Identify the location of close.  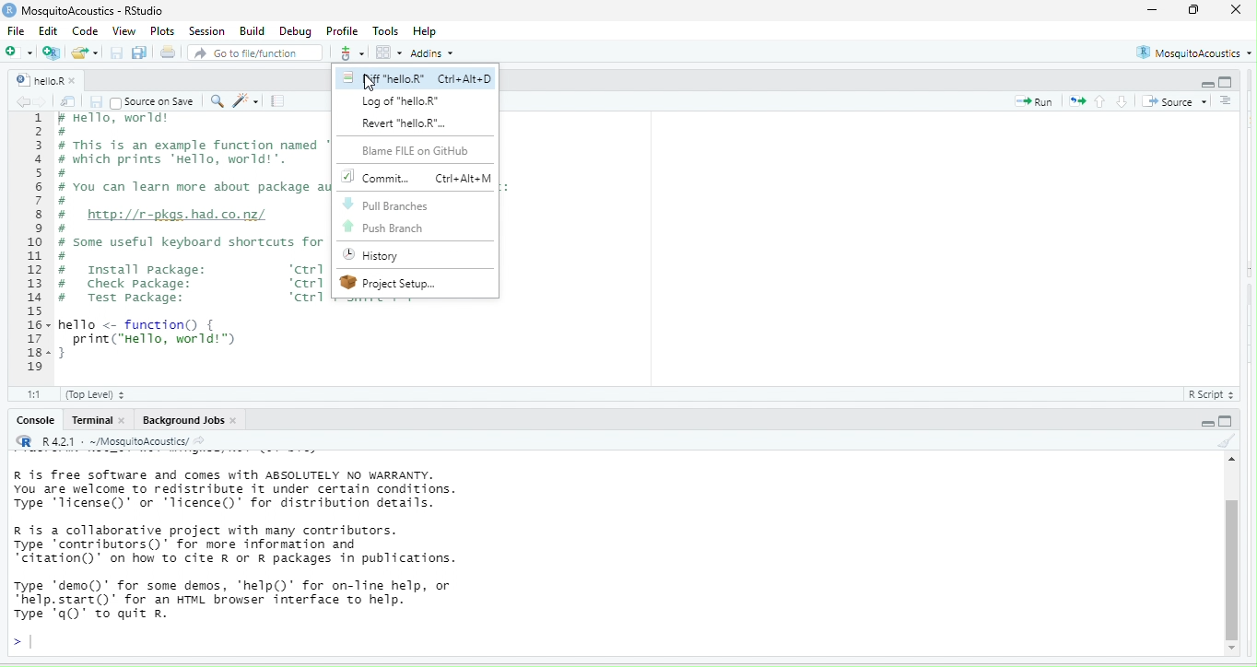
(124, 420).